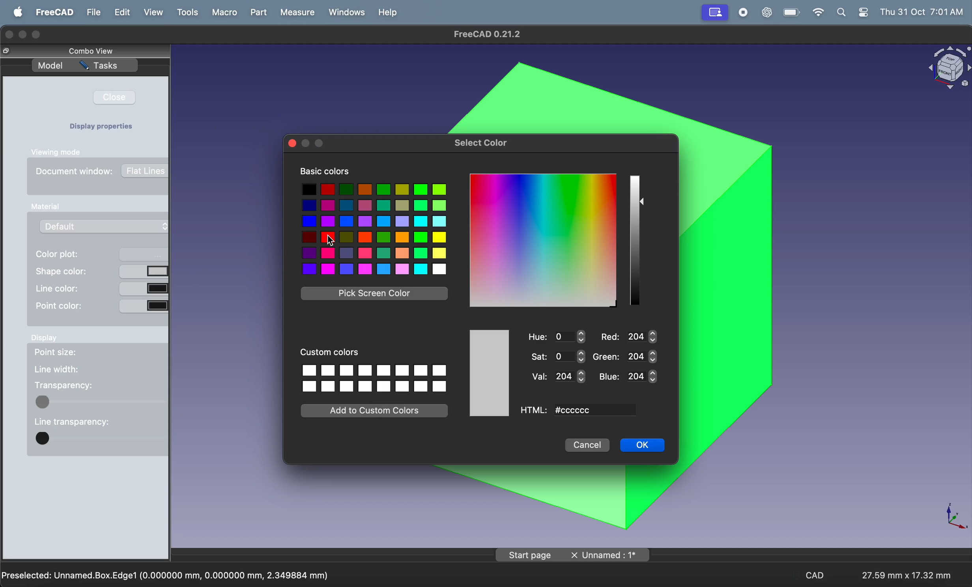 The width and height of the screenshot is (972, 587). What do you see at coordinates (101, 288) in the screenshot?
I see `line color` at bounding box center [101, 288].